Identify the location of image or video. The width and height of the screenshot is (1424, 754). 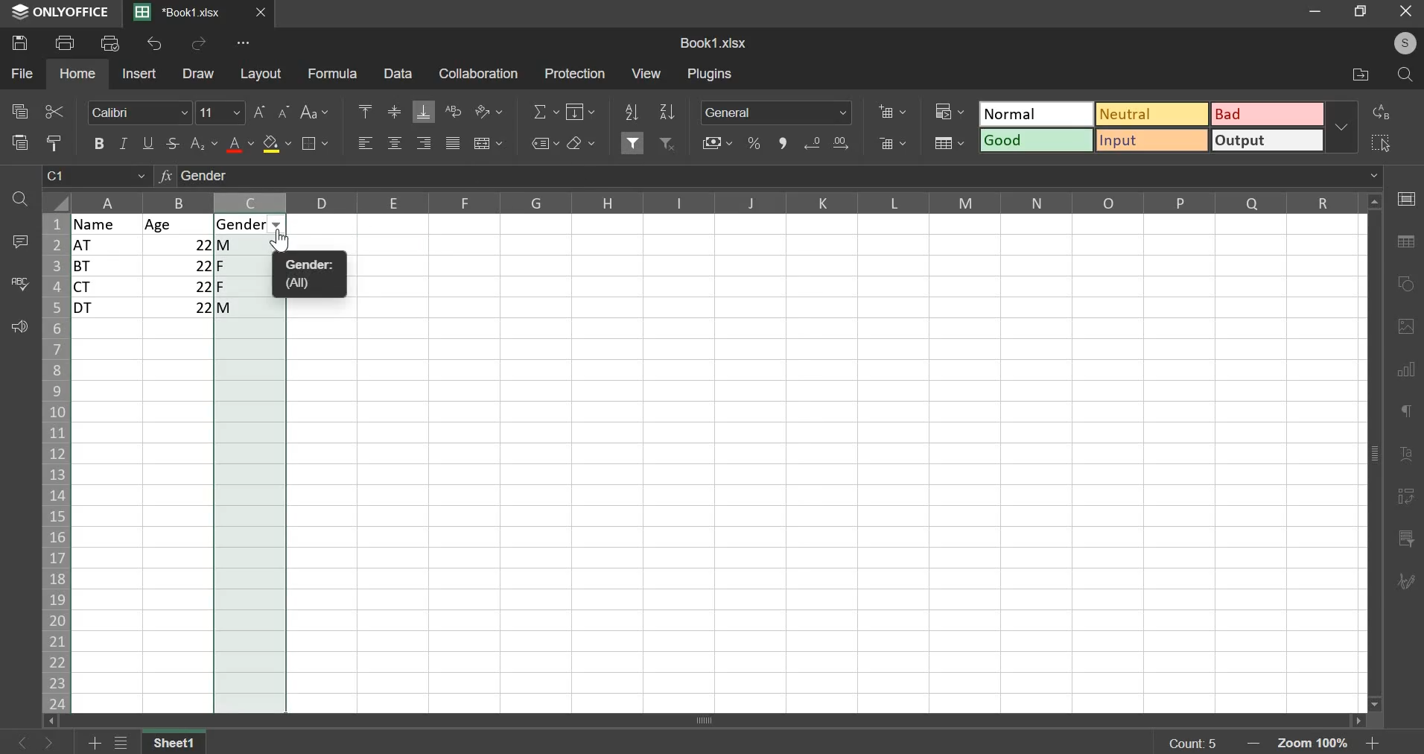
(1403, 329).